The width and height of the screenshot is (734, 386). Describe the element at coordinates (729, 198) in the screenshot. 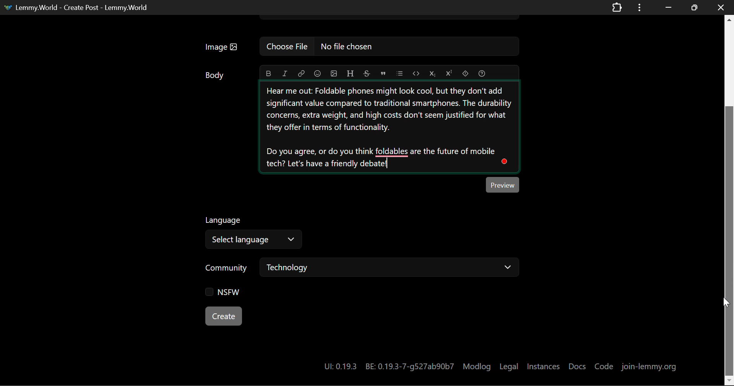

I see `Scroll Bar` at that location.